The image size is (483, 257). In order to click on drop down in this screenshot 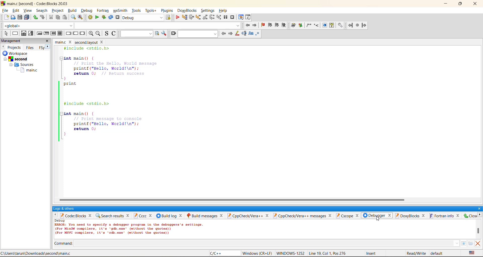, I will do `click(456, 243)`.